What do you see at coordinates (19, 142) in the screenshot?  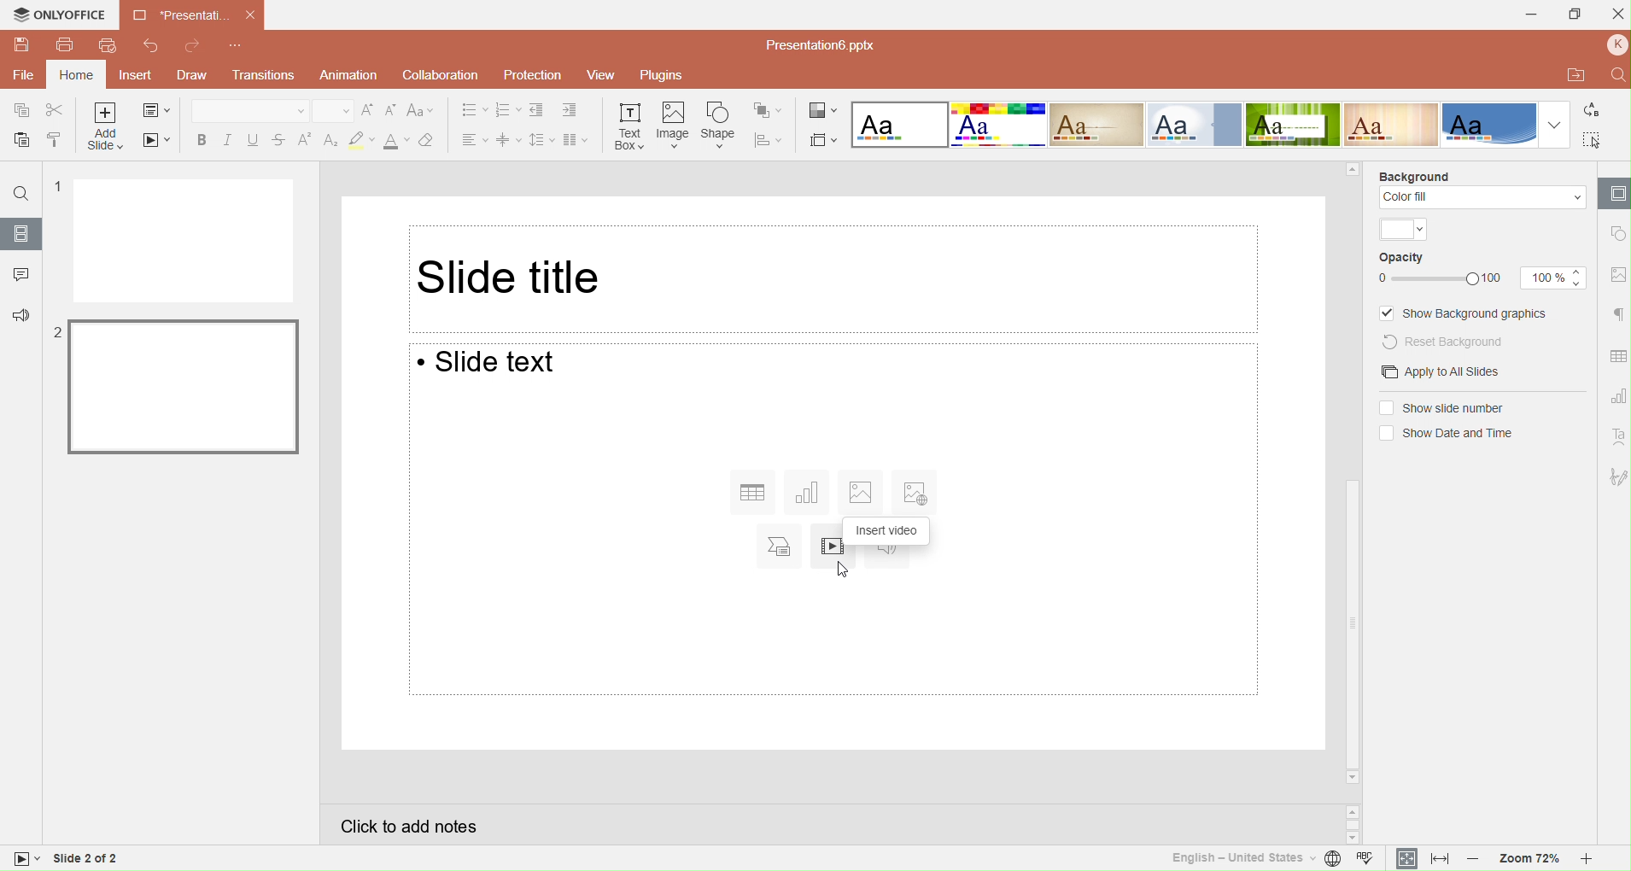 I see `Paste` at bounding box center [19, 142].